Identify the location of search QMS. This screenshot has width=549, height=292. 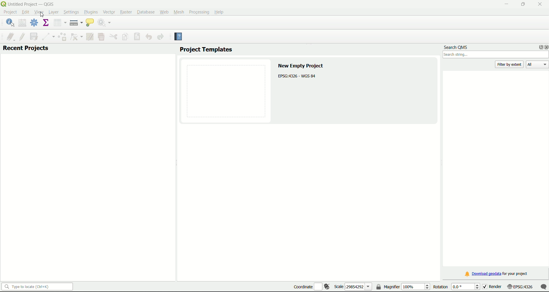
(456, 46).